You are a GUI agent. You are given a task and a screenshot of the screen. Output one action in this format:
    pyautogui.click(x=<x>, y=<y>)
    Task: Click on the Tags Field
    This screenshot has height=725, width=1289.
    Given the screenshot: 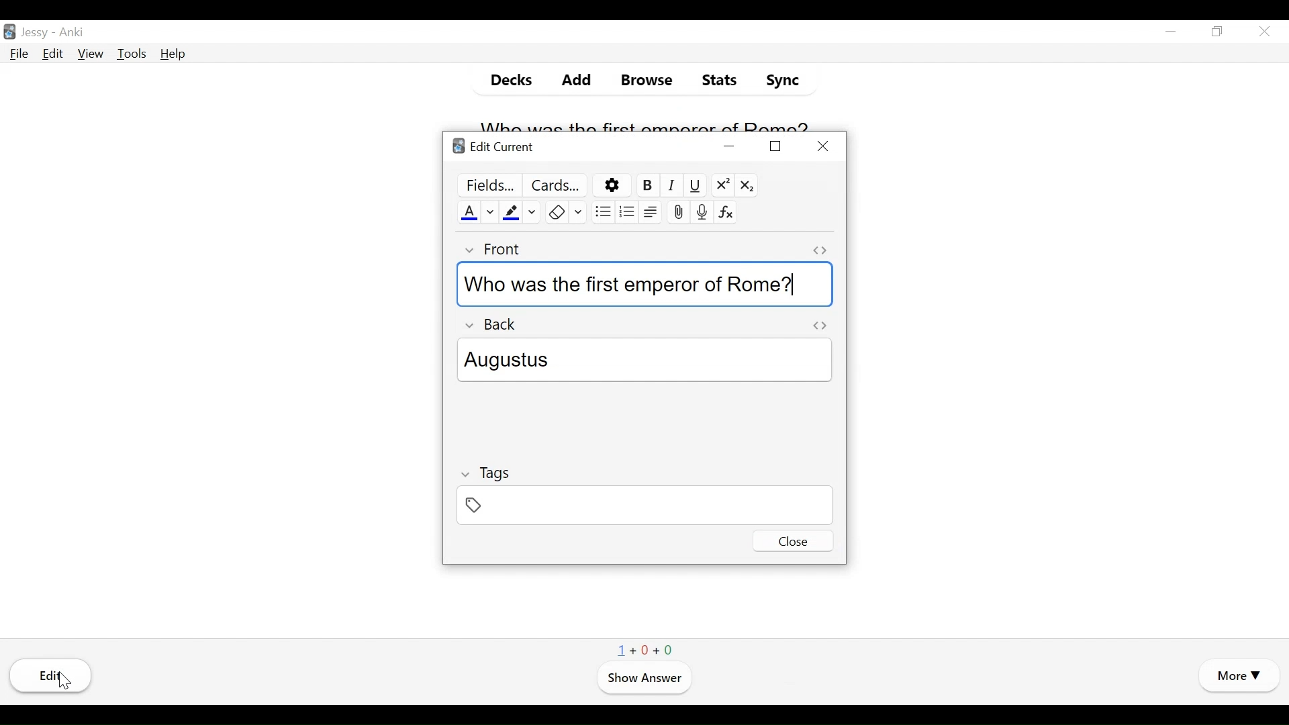 What is the action you would take?
    pyautogui.click(x=644, y=504)
    